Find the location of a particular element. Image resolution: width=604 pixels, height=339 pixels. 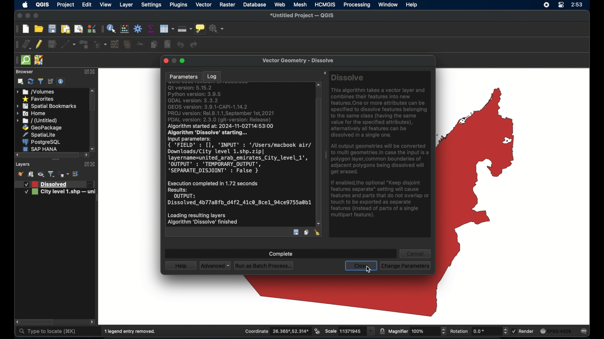

edit is located at coordinates (87, 5).